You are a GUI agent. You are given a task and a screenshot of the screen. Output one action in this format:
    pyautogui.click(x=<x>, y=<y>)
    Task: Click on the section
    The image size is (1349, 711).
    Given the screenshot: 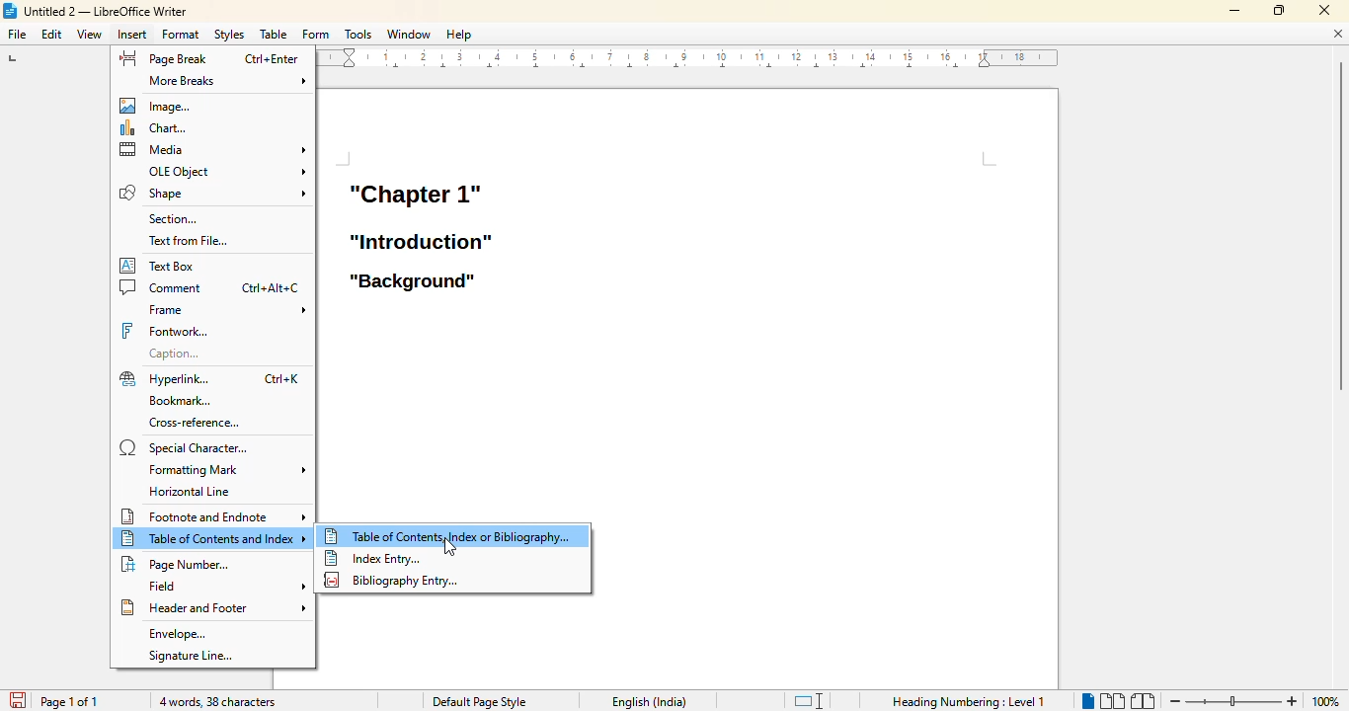 What is the action you would take?
    pyautogui.click(x=172, y=218)
    